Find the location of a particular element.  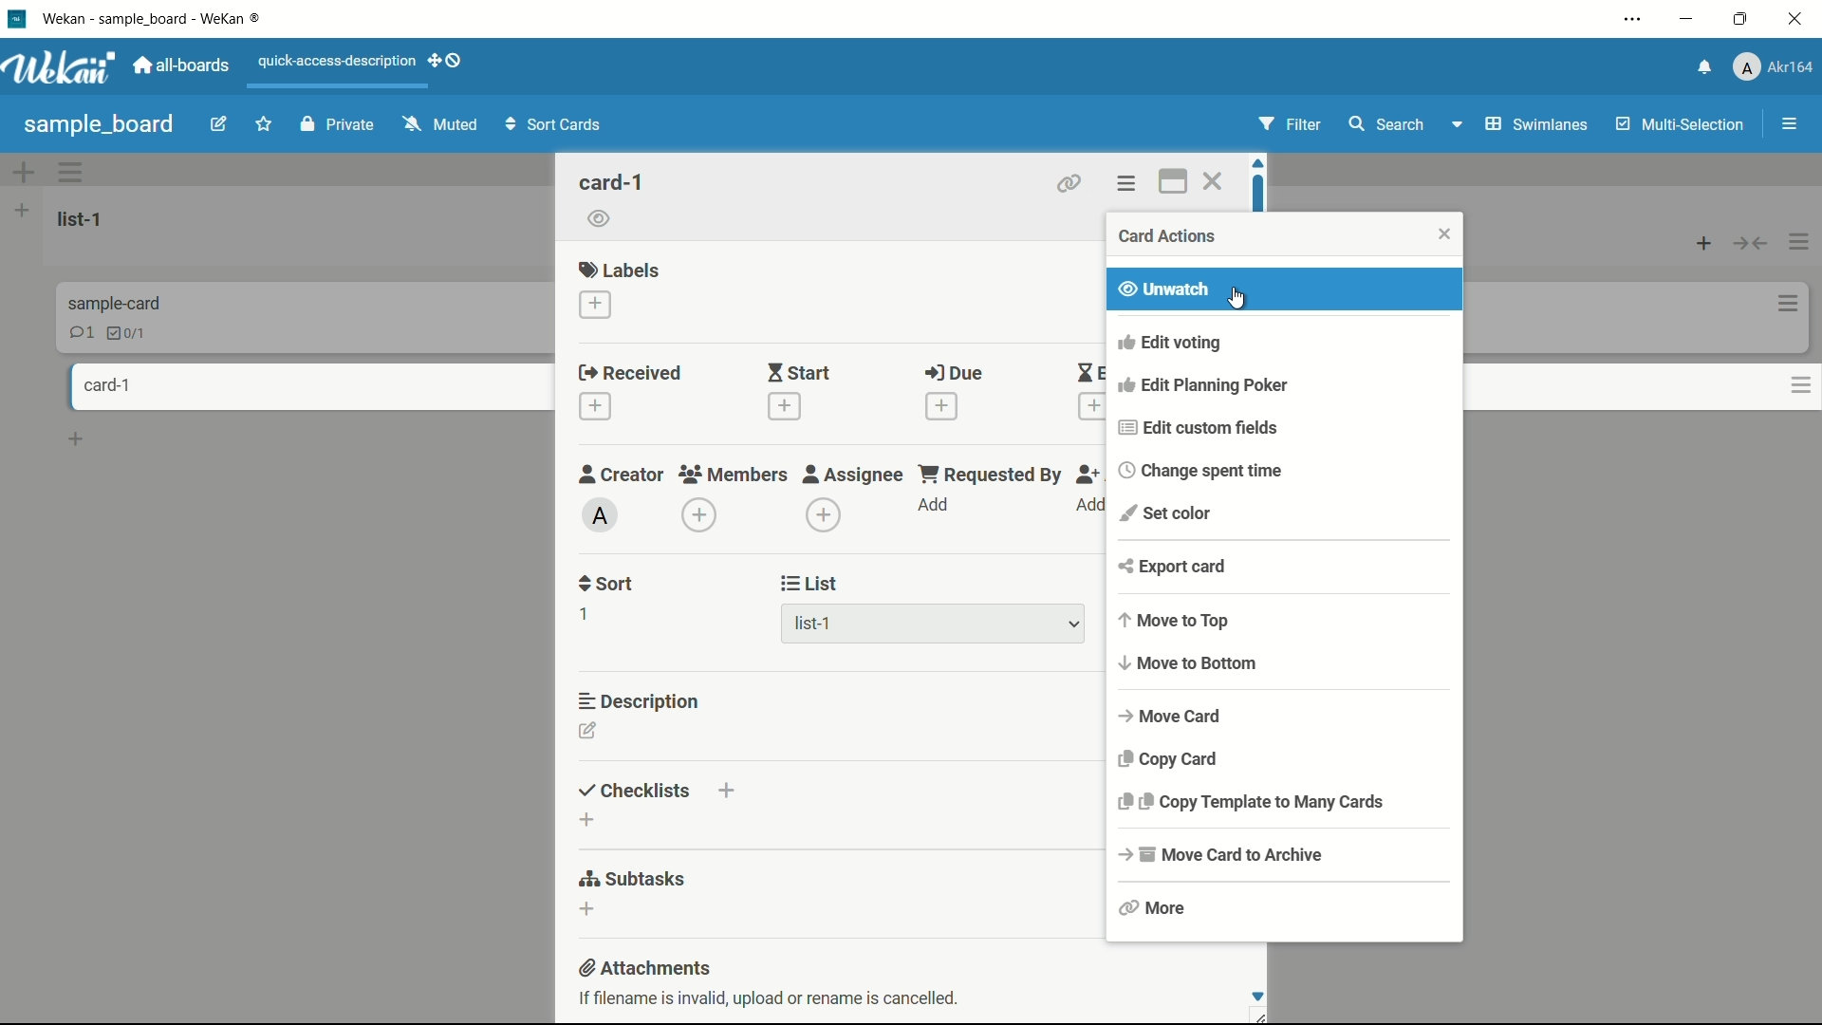

subtasks is located at coordinates (633, 881).